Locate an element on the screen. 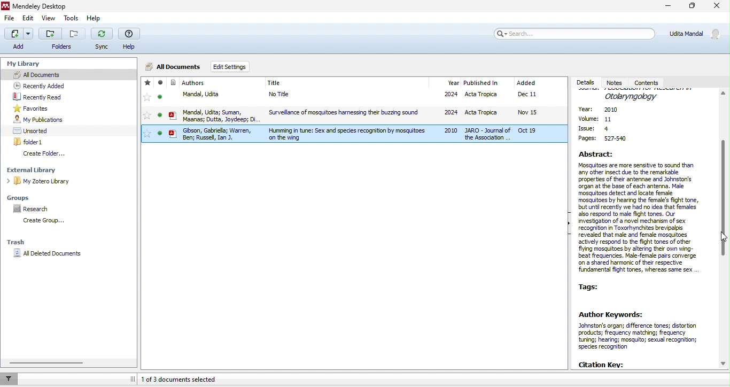 The image size is (730, 387). view is located at coordinates (49, 19).